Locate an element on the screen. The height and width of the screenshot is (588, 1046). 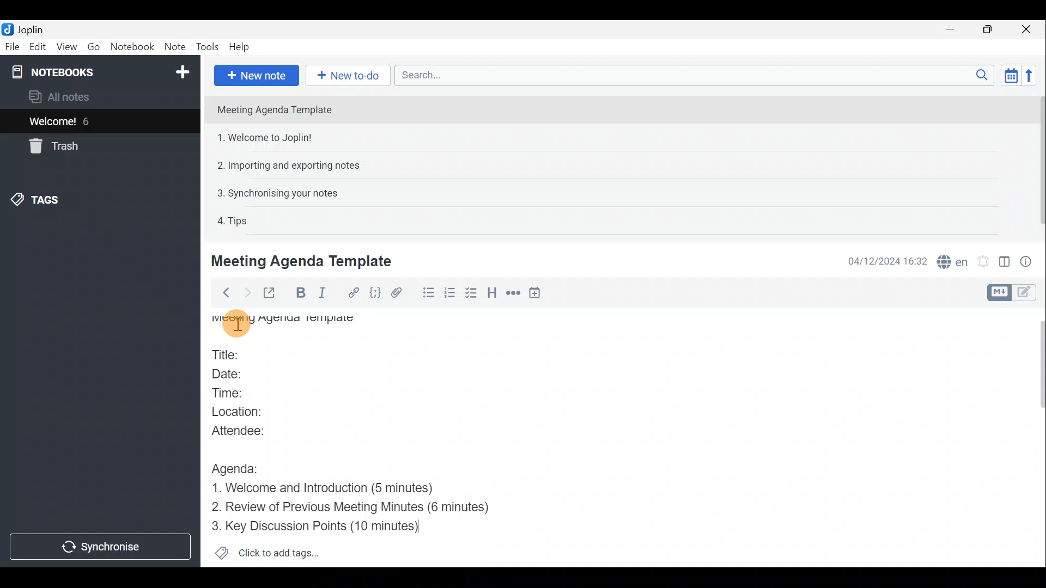
View is located at coordinates (65, 48).